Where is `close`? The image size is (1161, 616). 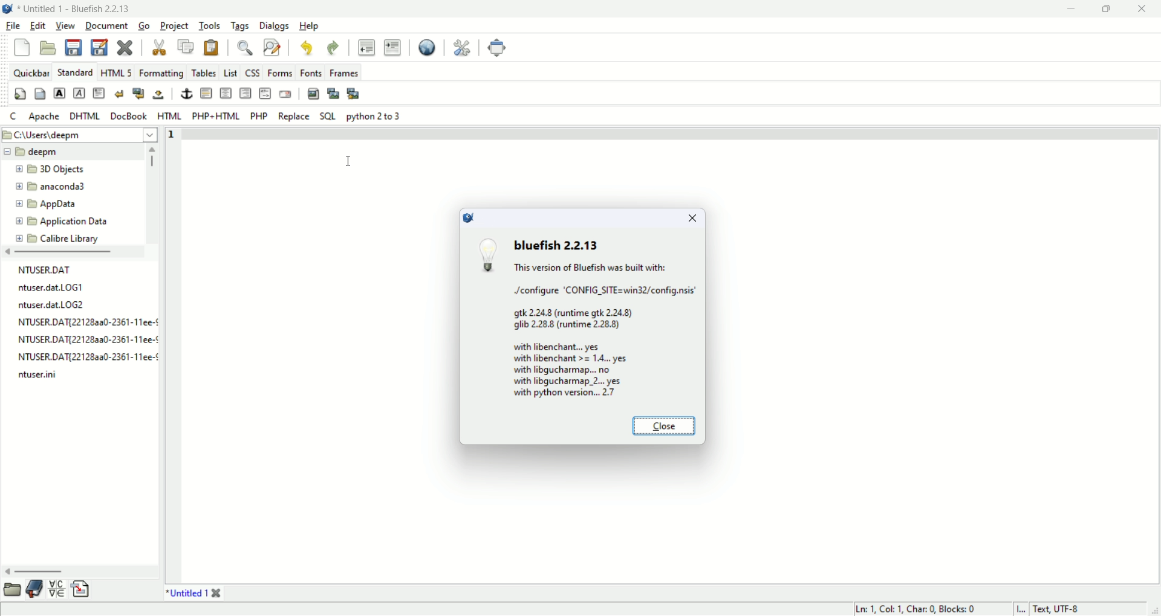
close is located at coordinates (215, 593).